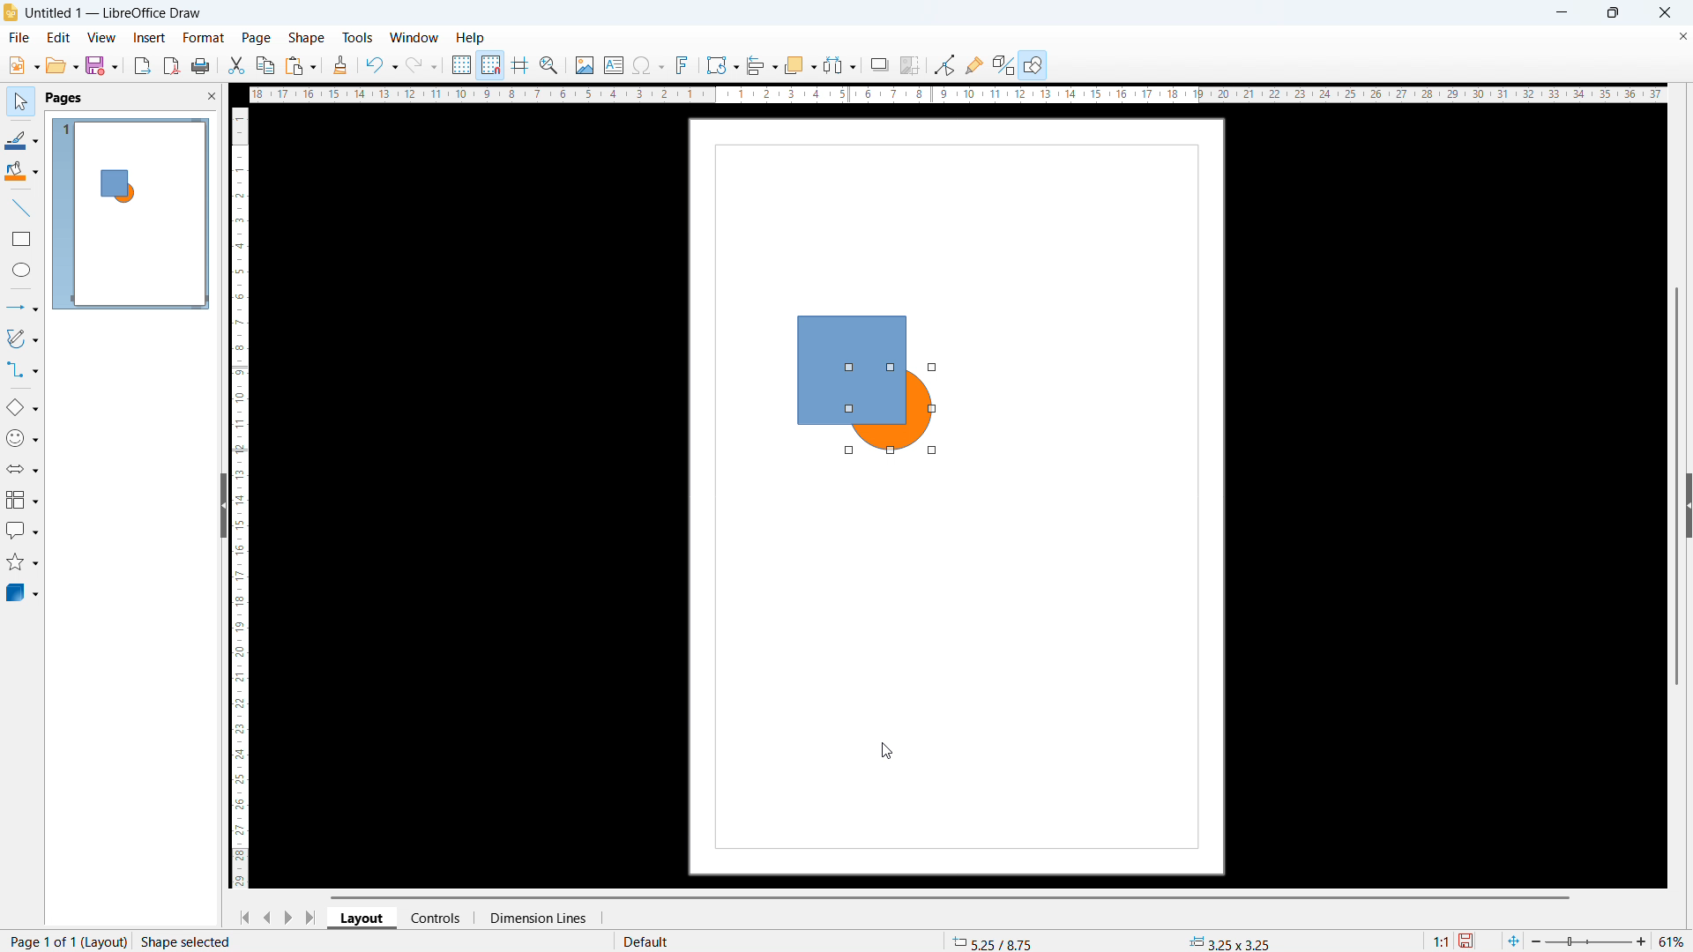 The height and width of the screenshot is (952, 1693). Describe the element at coordinates (310, 918) in the screenshot. I see `Go to last page ` at that location.